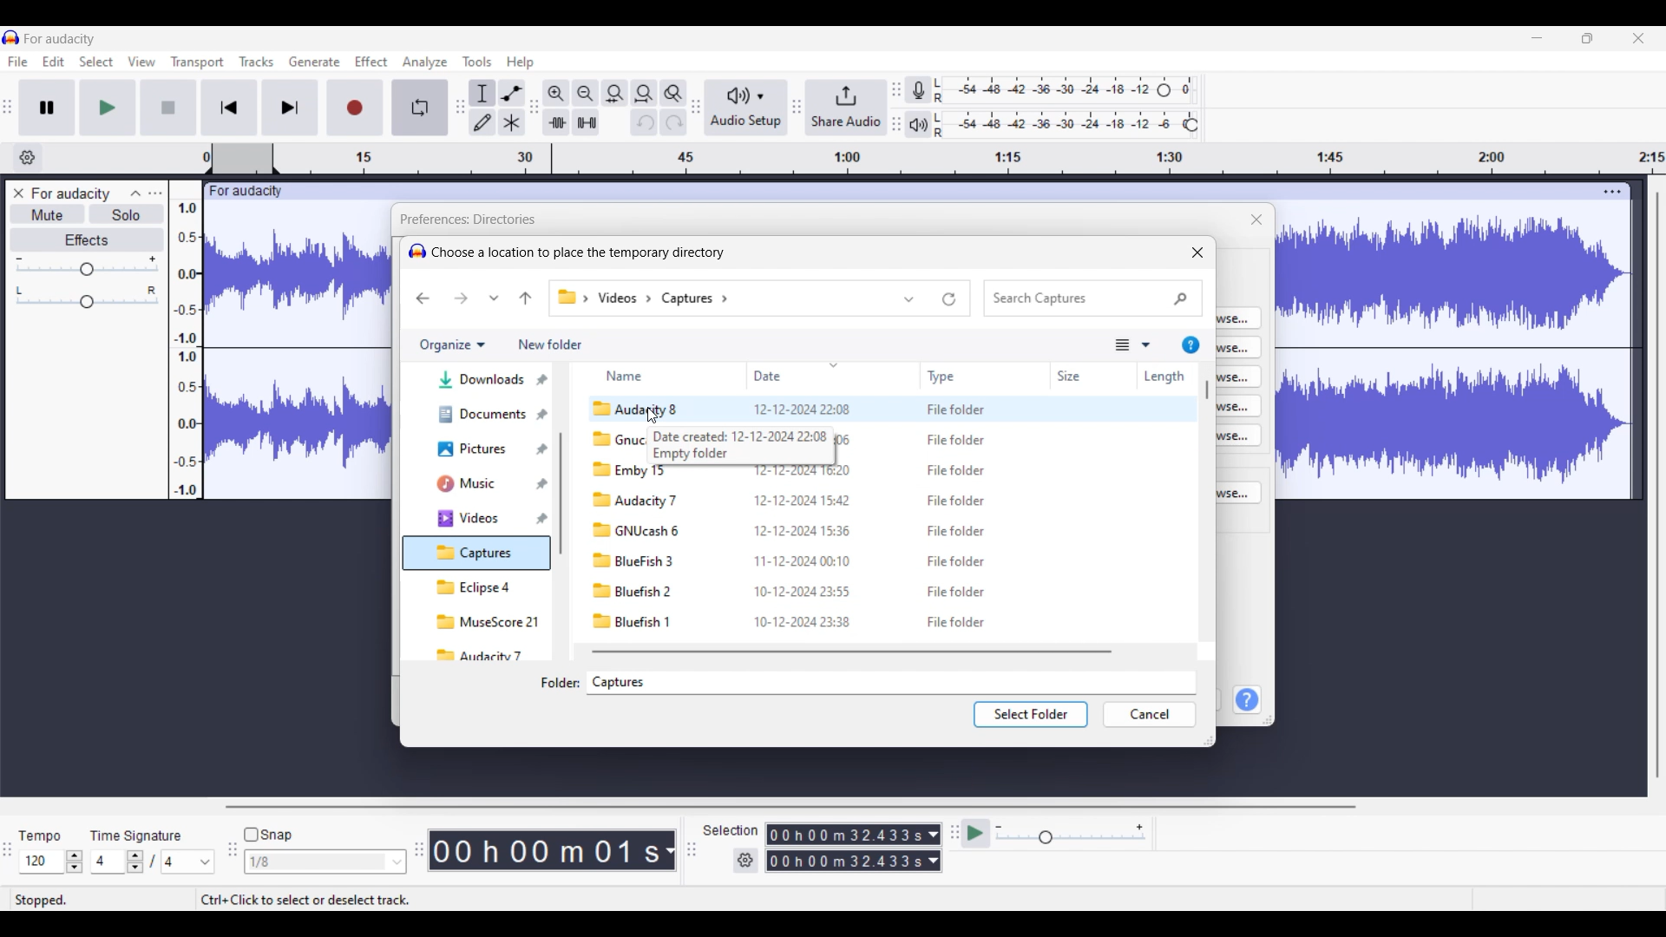 This screenshot has width=1666, height=937. What do you see at coordinates (803, 471) in the screenshot?
I see `12-12-2024 16:20` at bounding box center [803, 471].